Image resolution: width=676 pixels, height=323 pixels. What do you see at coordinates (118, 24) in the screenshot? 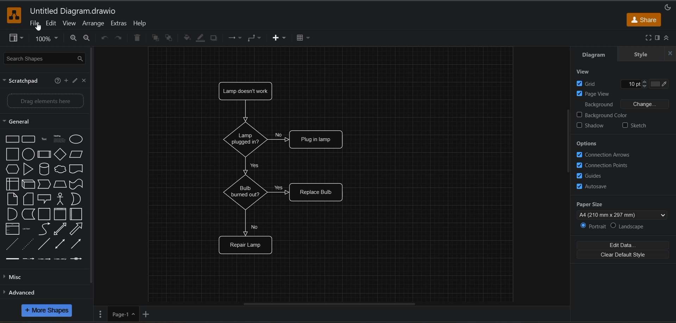
I see `extras` at bounding box center [118, 24].